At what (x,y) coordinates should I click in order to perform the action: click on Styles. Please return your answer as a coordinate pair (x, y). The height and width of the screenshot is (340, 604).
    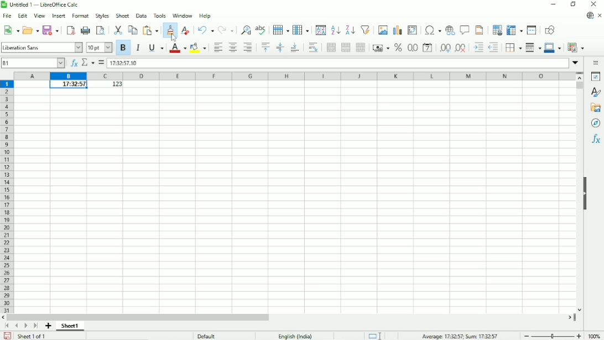
    Looking at the image, I should click on (102, 16).